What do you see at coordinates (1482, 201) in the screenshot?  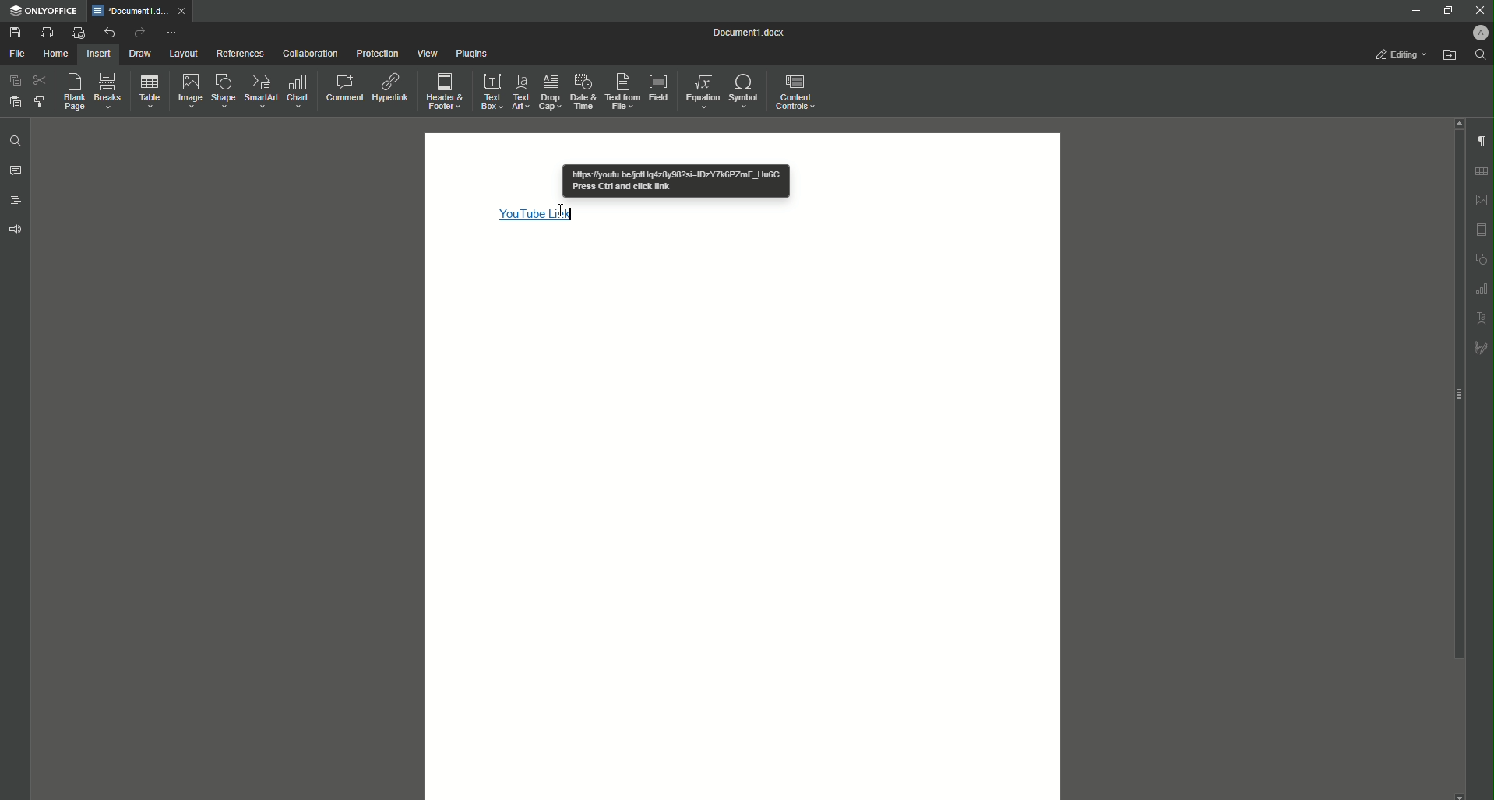 I see `Imgae settings` at bounding box center [1482, 201].